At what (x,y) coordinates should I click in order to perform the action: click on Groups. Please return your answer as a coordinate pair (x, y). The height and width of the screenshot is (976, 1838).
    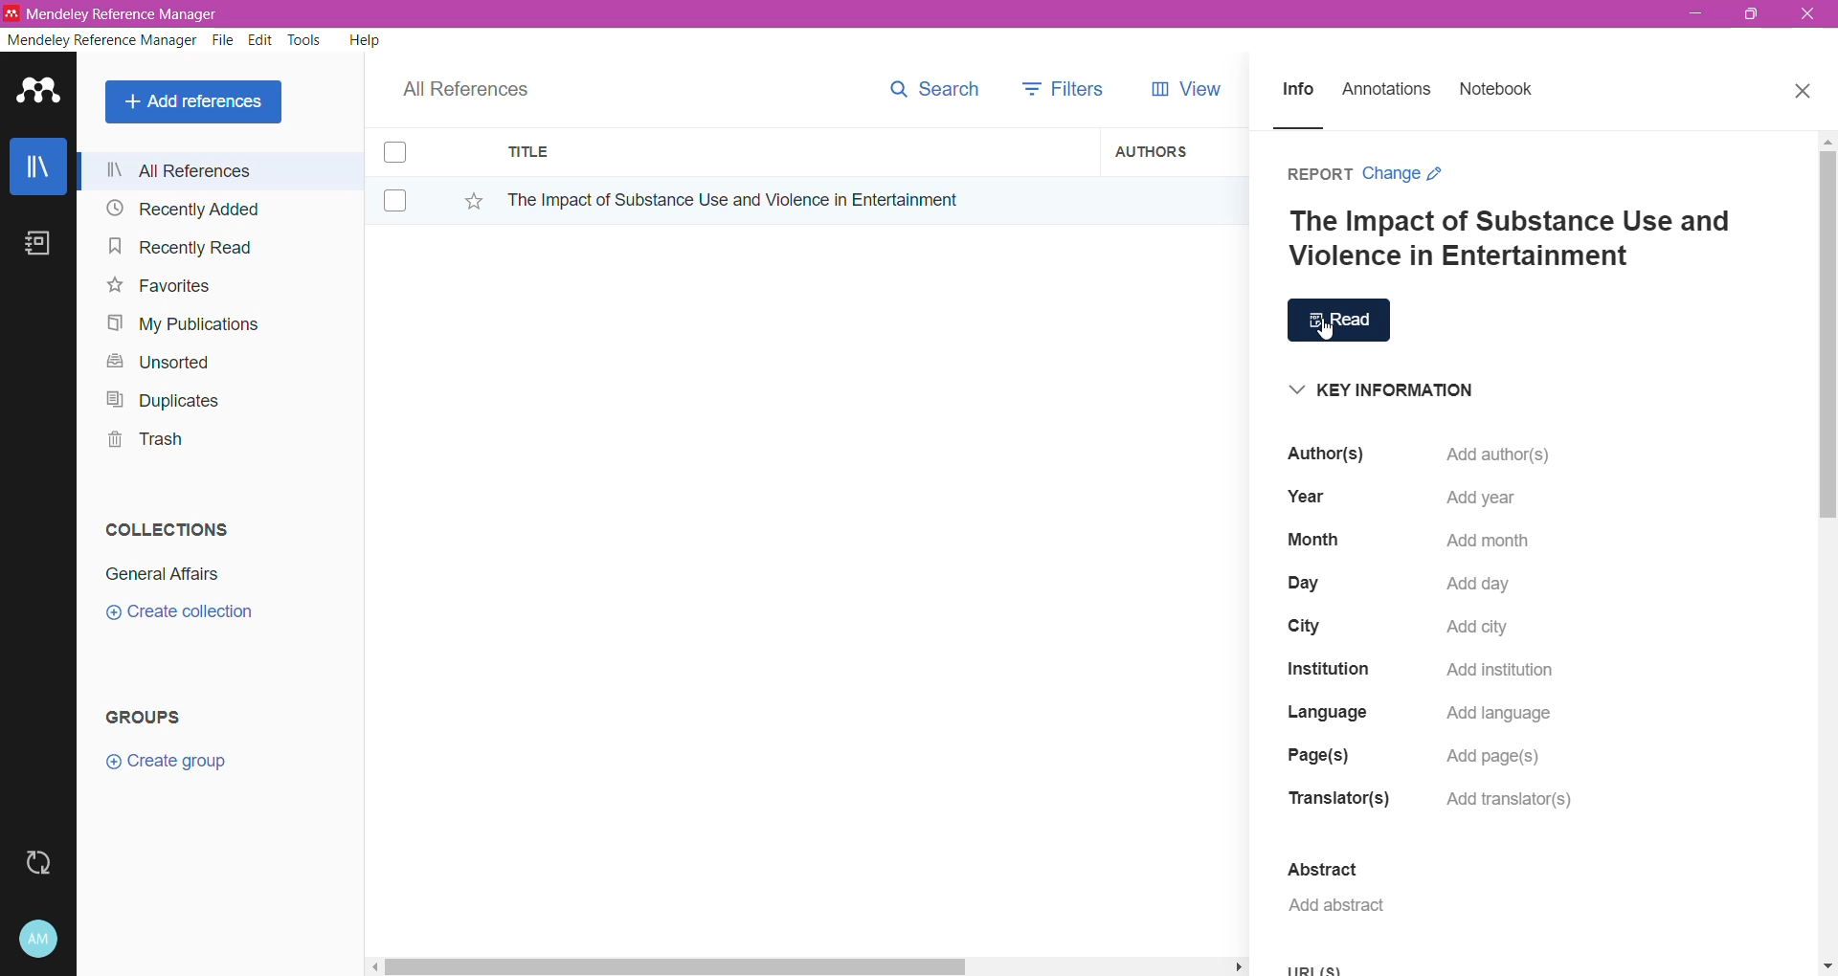
    Looking at the image, I should click on (144, 718).